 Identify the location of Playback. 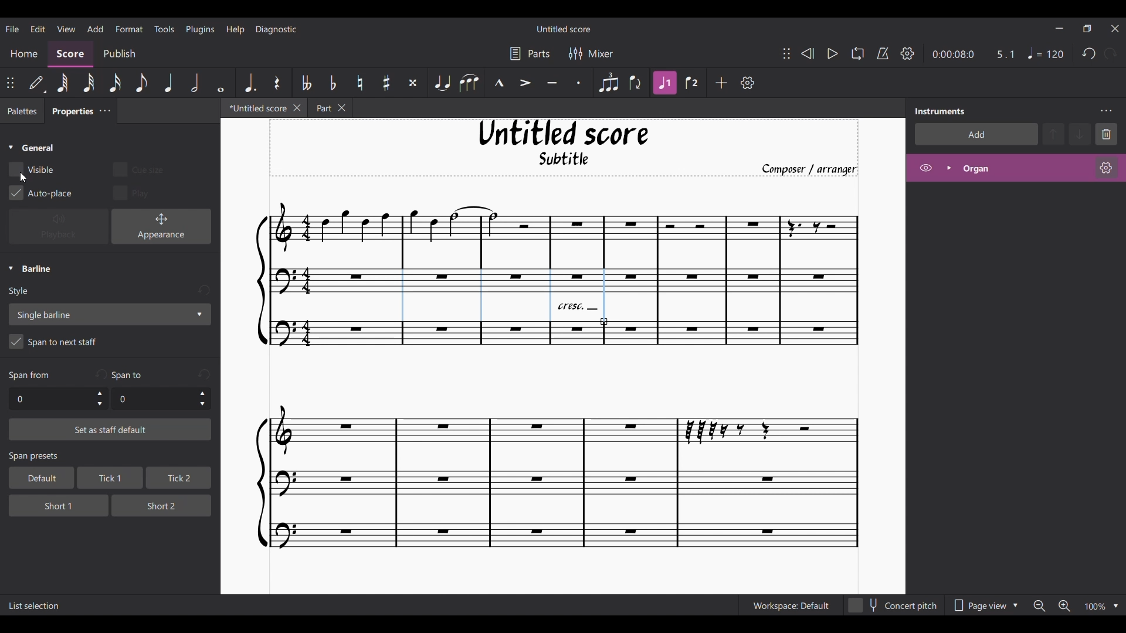
(59, 227).